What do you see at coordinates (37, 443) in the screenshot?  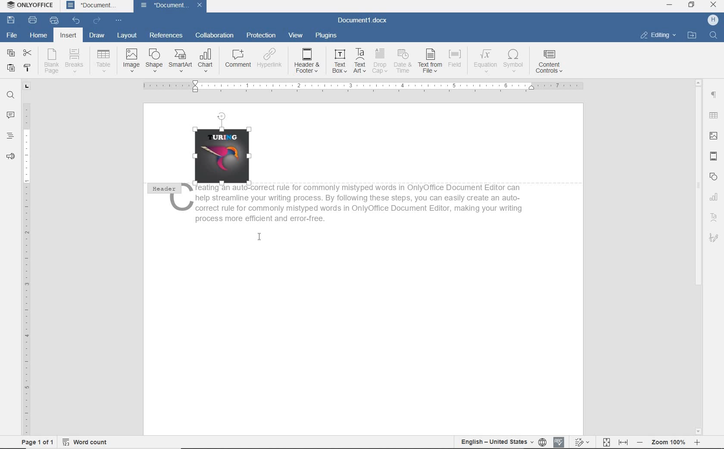 I see `page 1 of 1` at bounding box center [37, 443].